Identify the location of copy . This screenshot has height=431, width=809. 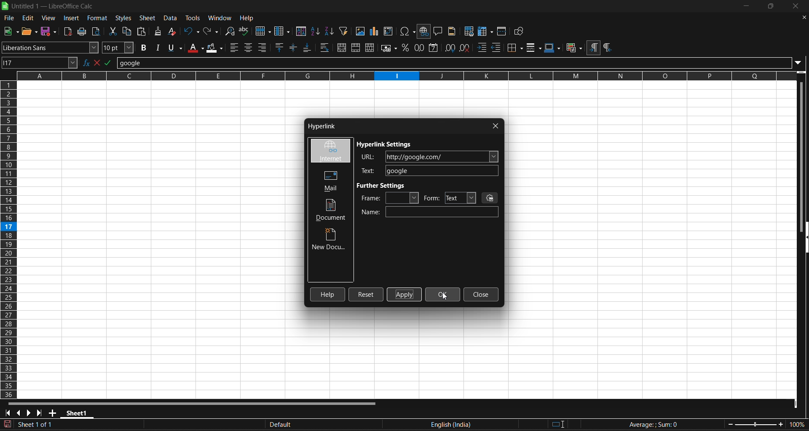
(128, 30).